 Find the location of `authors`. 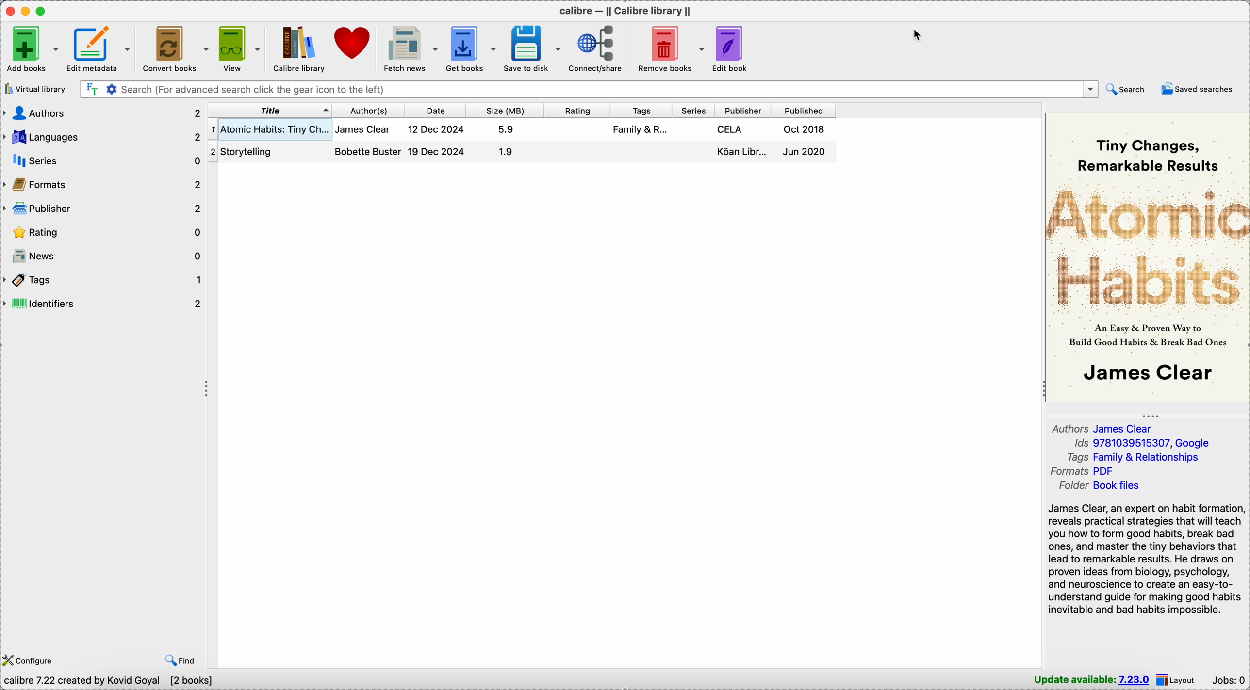

authors is located at coordinates (101, 112).